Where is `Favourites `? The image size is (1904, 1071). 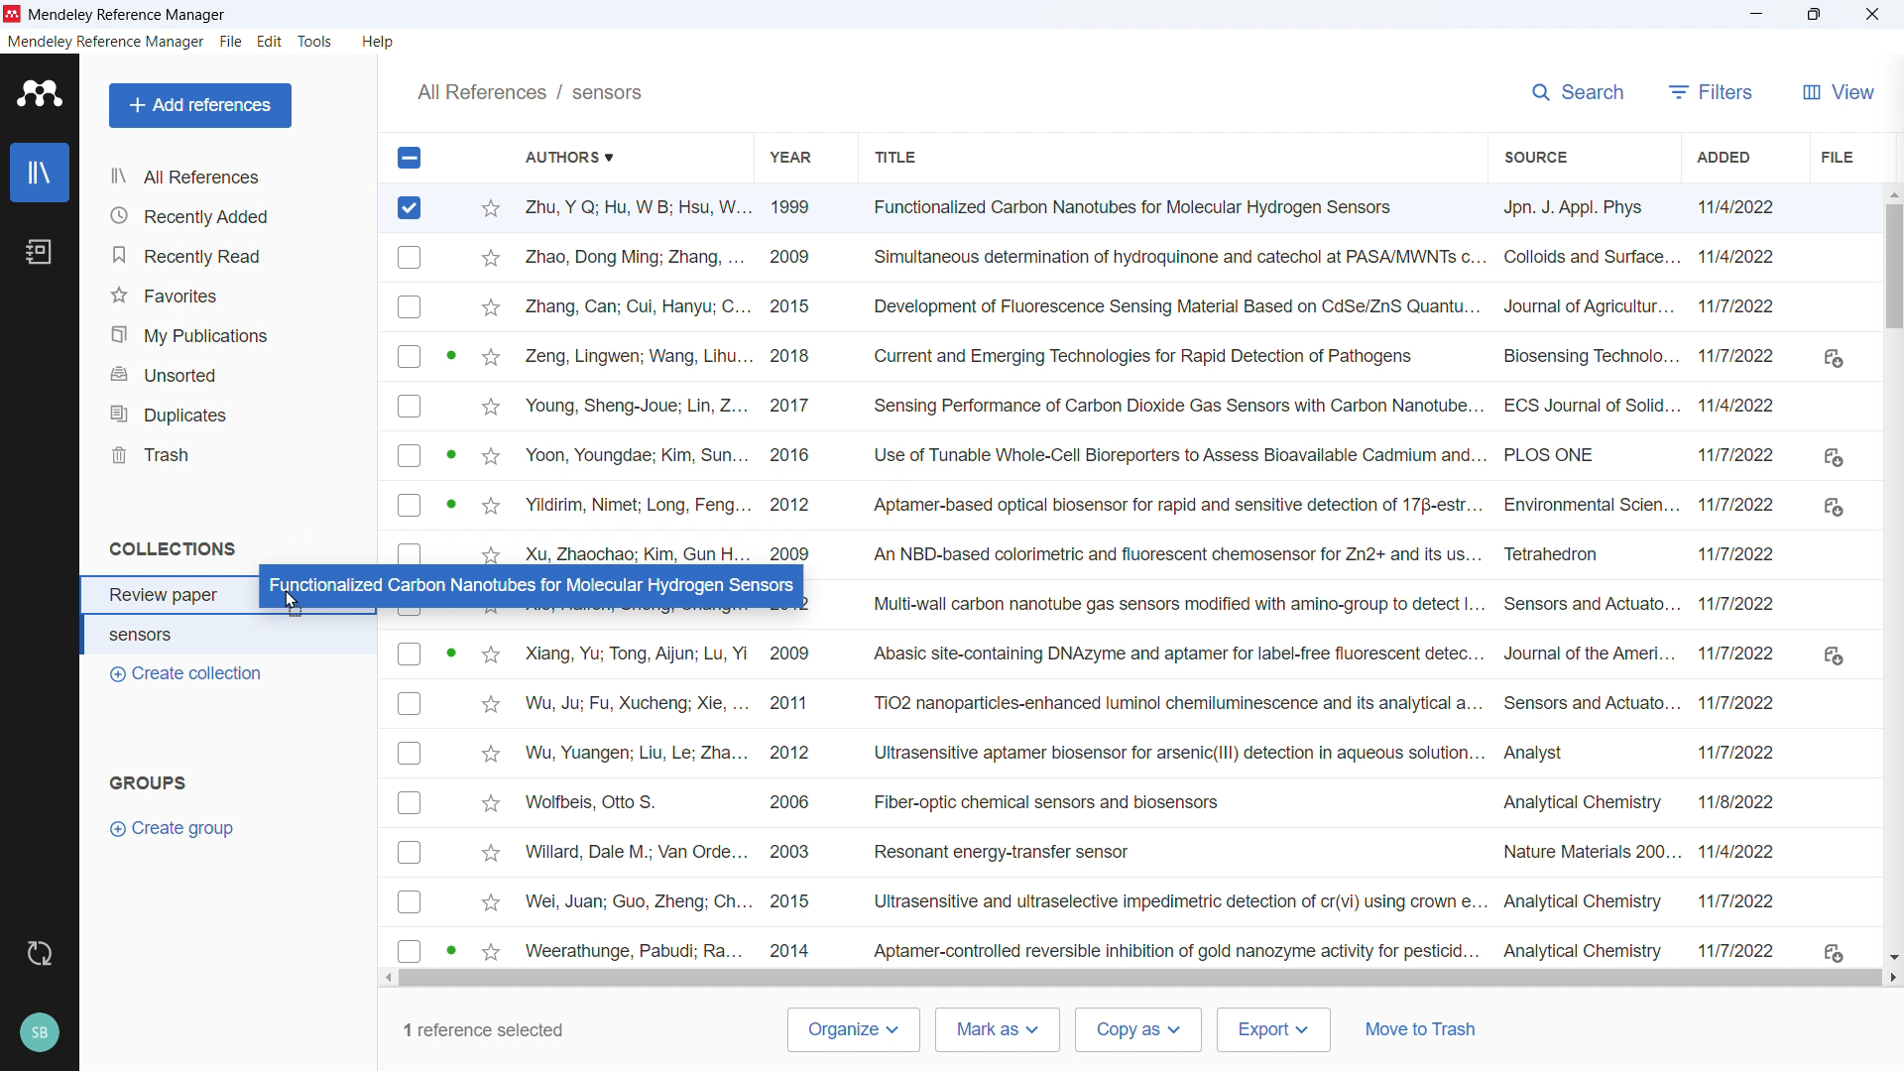 Favourites  is located at coordinates (232, 297).